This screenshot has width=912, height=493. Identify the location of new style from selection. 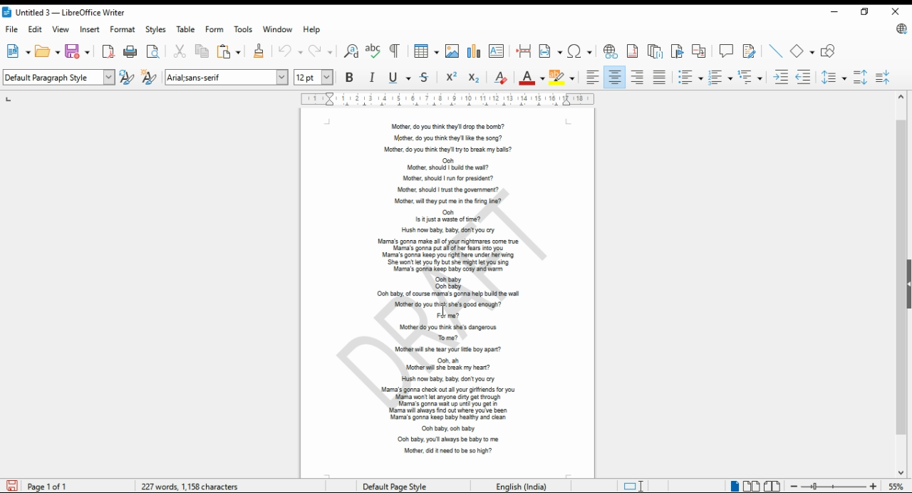
(150, 77).